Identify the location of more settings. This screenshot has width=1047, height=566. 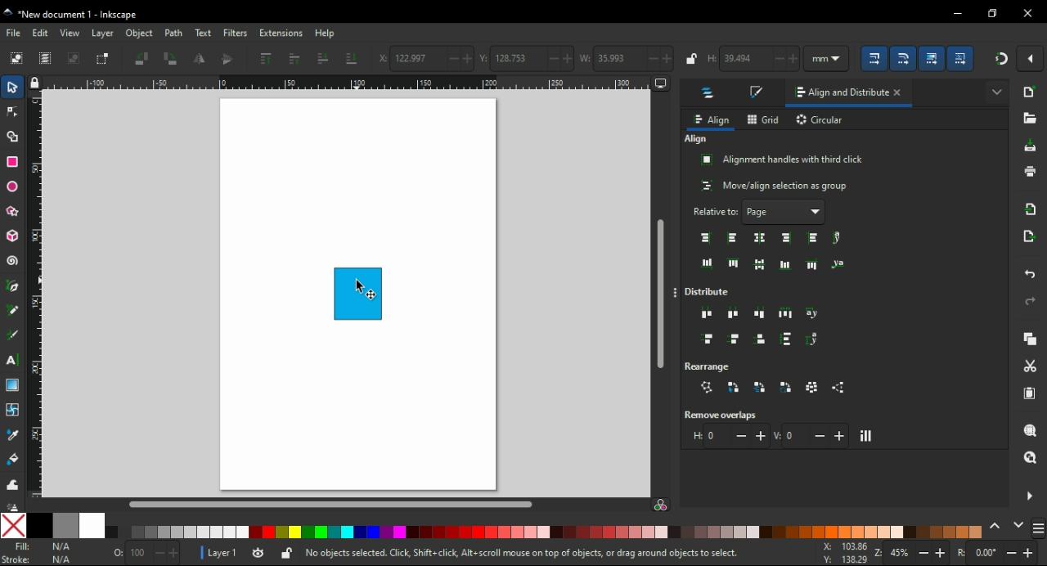
(1028, 496).